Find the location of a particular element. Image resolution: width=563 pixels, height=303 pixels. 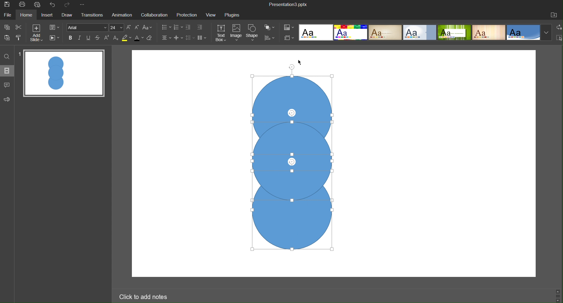

Templates is located at coordinates (425, 34).